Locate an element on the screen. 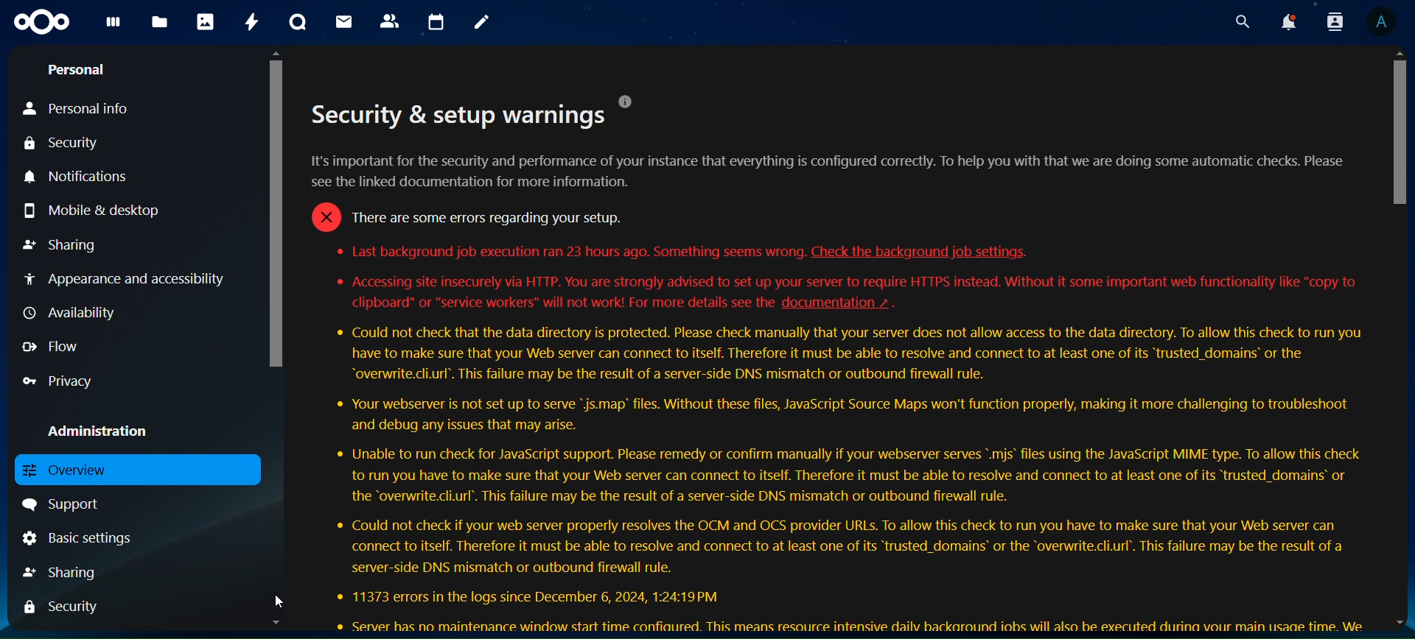  security is located at coordinates (61, 606).